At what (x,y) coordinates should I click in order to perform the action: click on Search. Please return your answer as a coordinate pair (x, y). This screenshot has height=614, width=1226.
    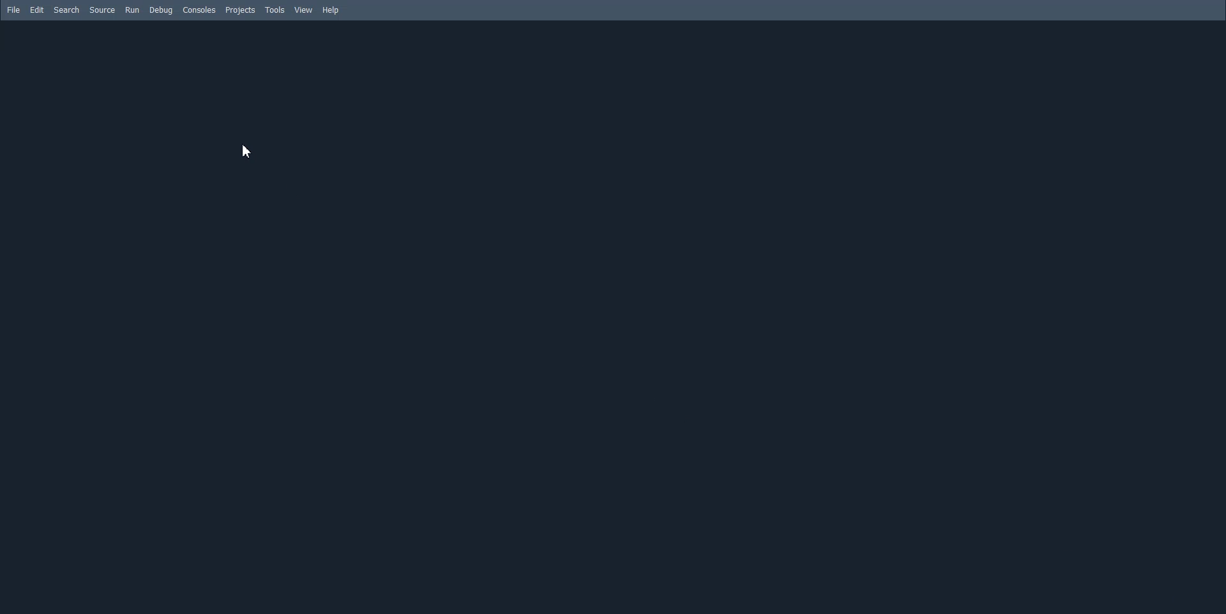
    Looking at the image, I should click on (66, 10).